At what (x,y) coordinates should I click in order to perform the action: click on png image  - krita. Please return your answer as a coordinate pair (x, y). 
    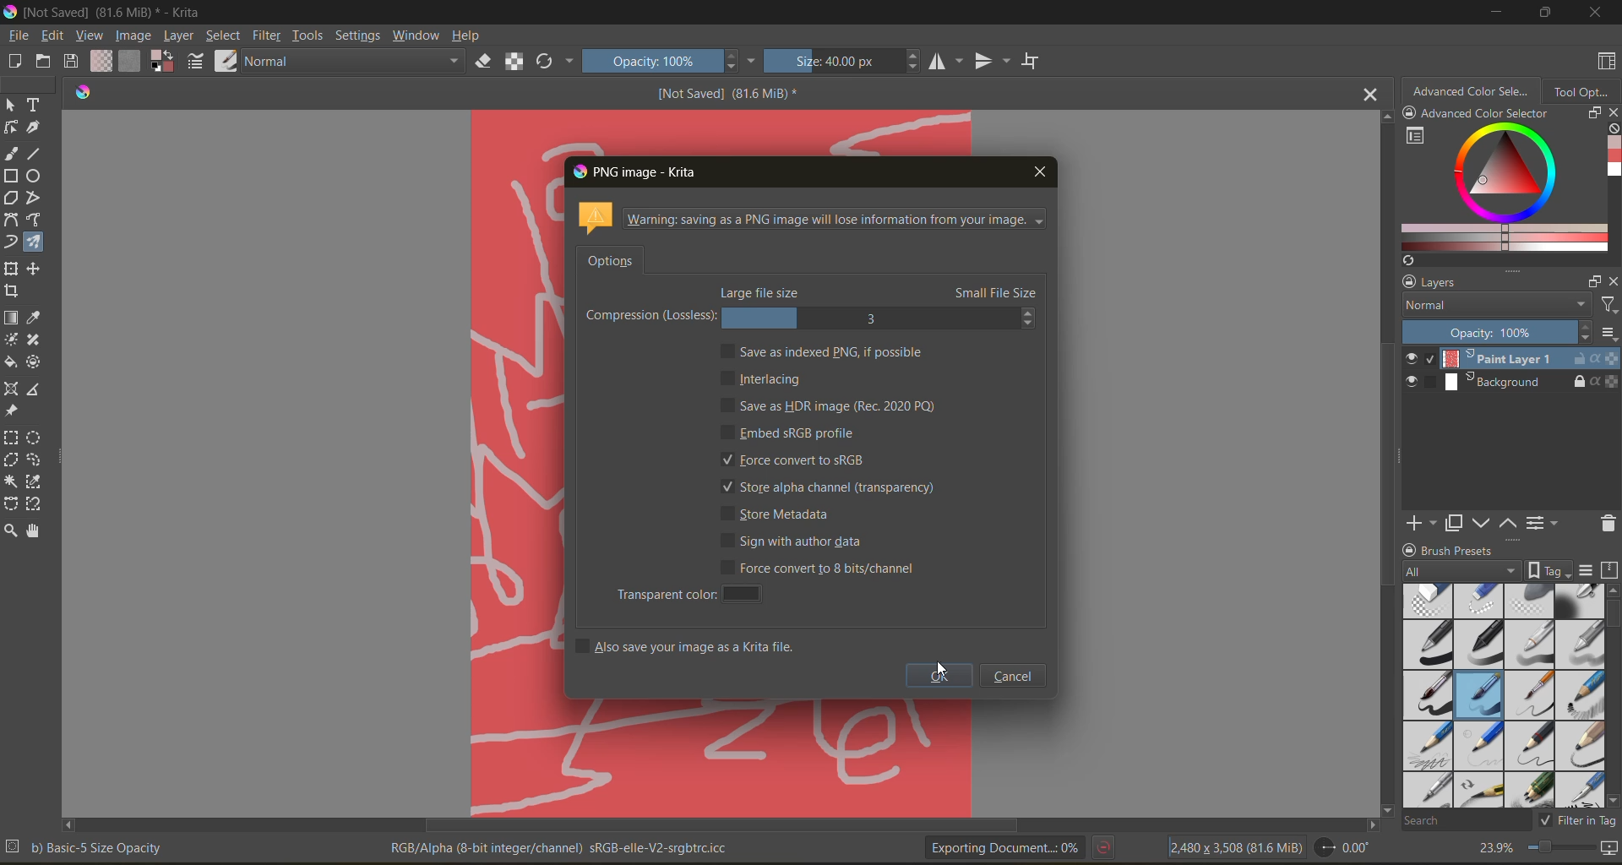
    Looking at the image, I should click on (640, 174).